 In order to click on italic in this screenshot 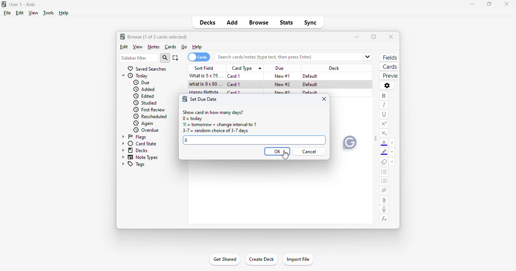, I will do `click(383, 105)`.